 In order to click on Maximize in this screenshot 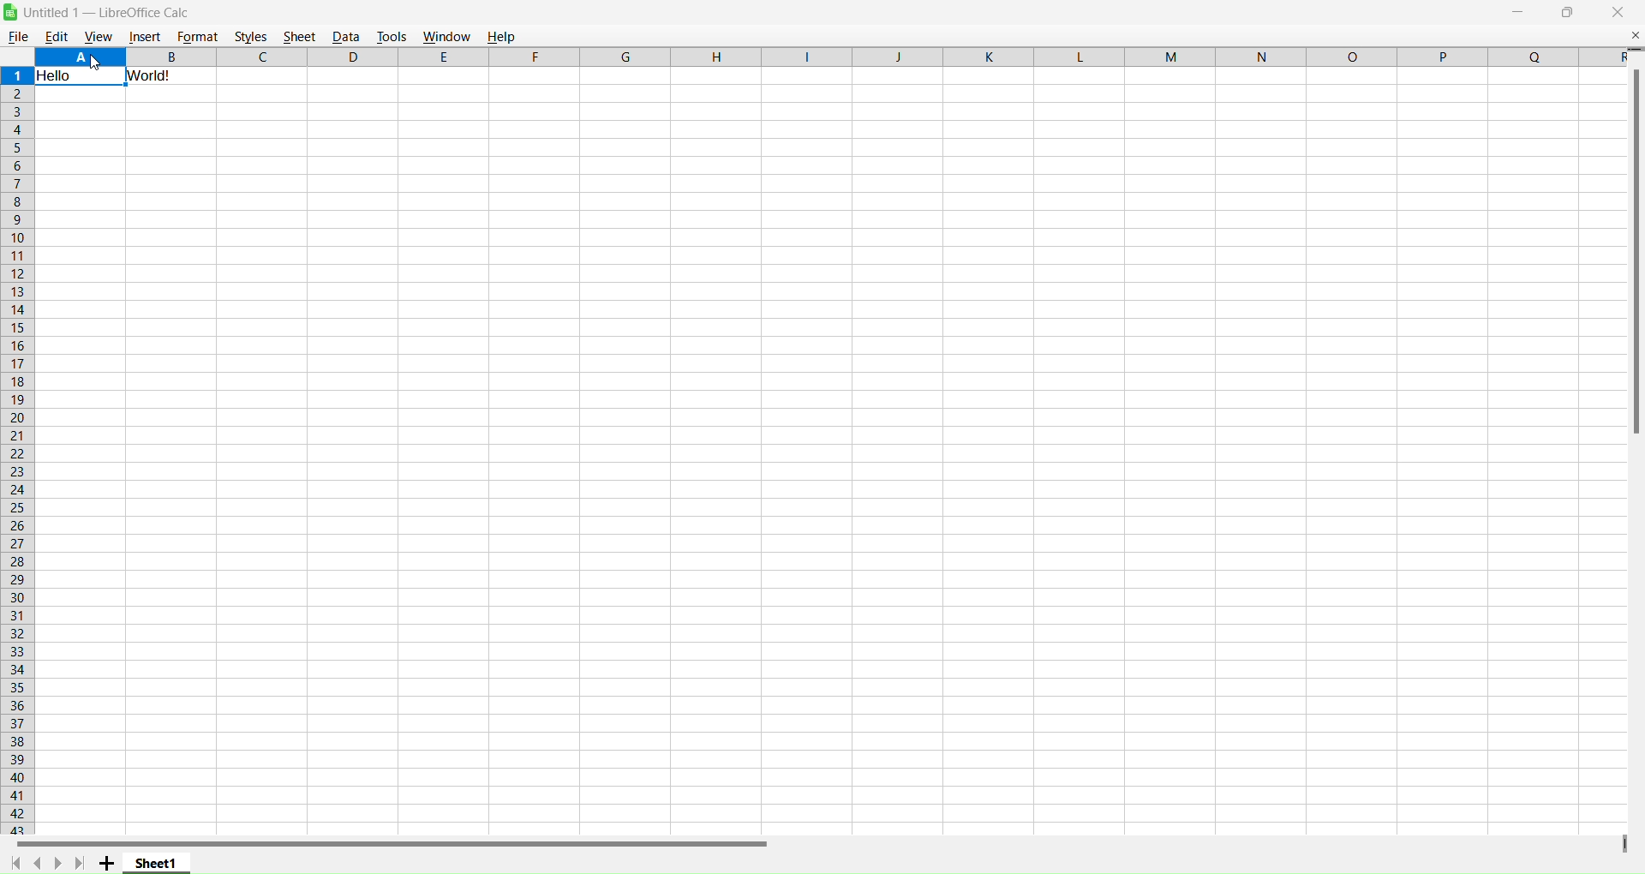, I will do `click(1569, 13)`.